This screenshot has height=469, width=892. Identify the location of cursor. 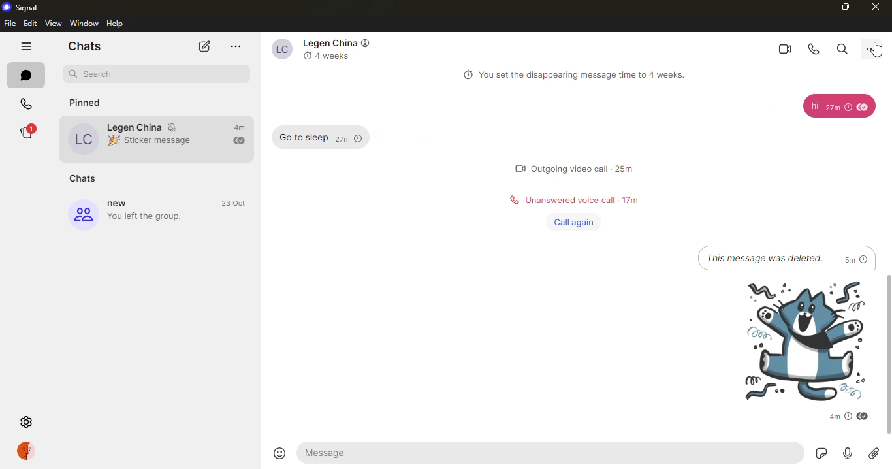
(874, 50).